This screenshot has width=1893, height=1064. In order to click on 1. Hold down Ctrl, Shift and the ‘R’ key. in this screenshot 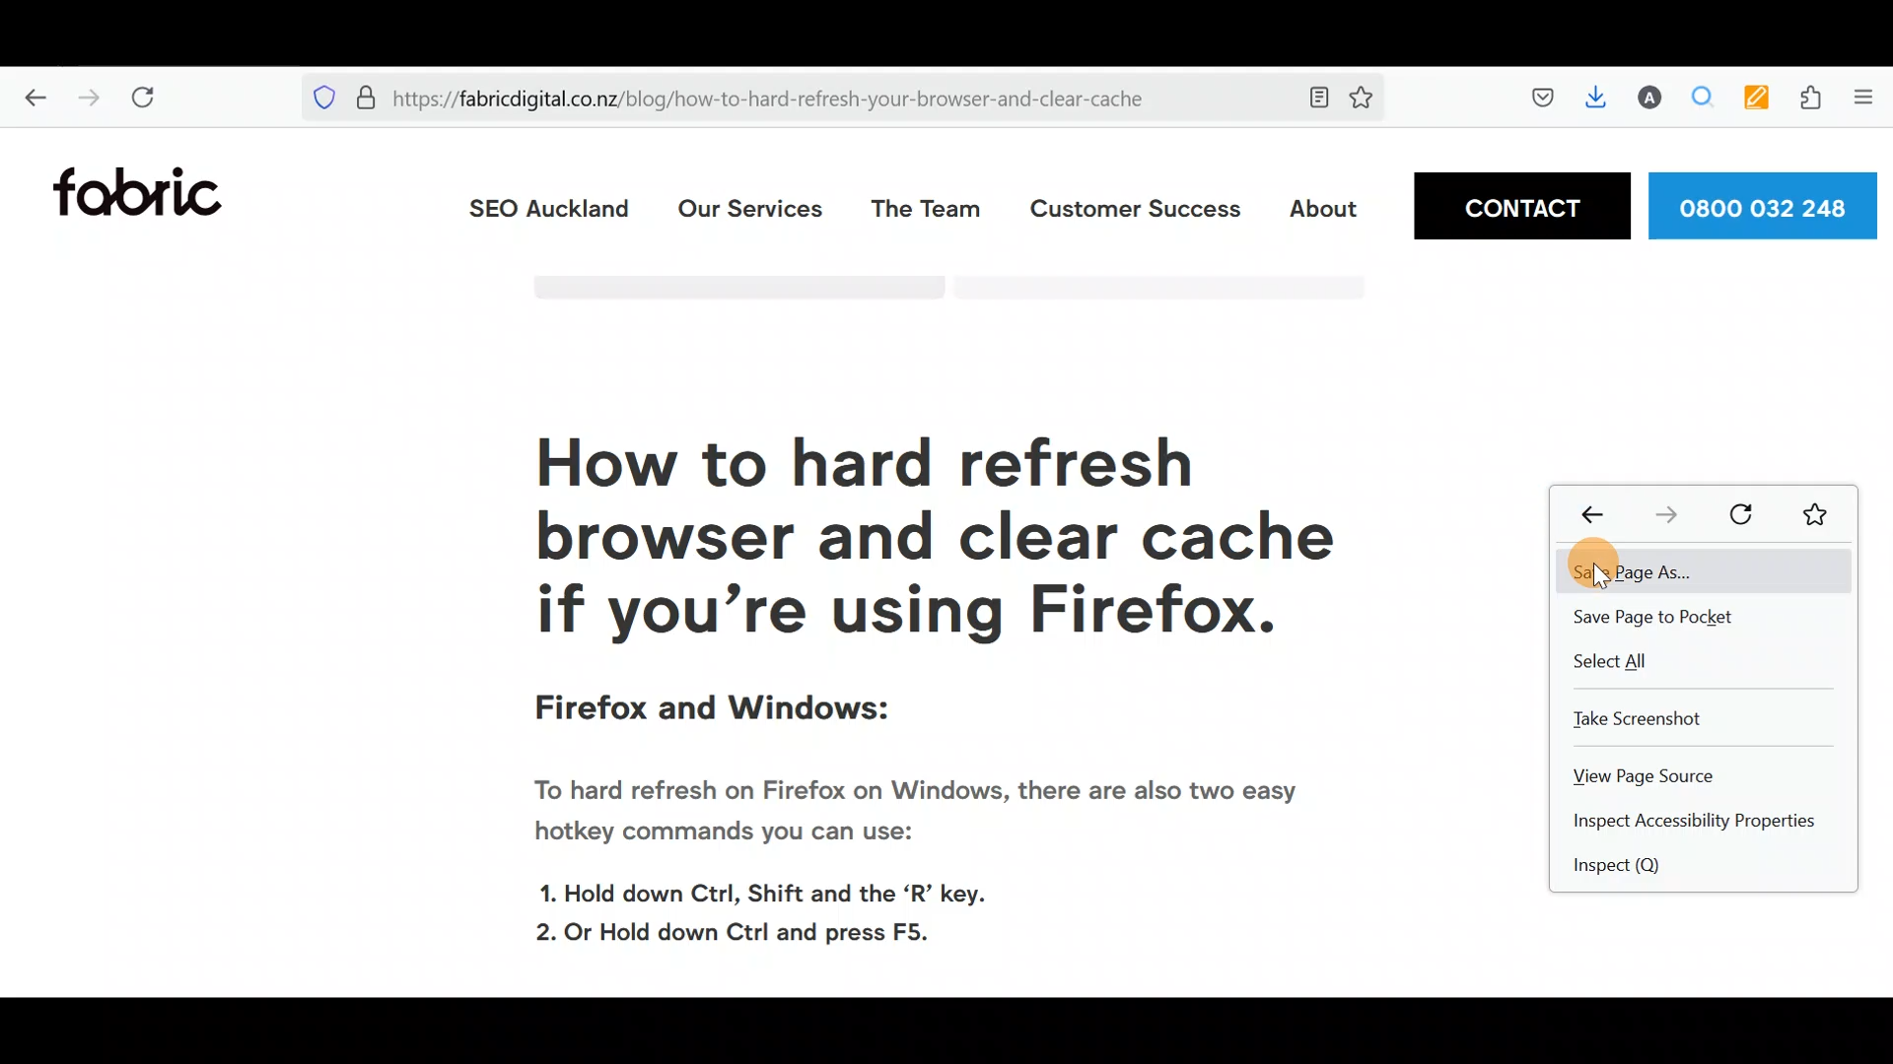, I will do `click(779, 889)`.